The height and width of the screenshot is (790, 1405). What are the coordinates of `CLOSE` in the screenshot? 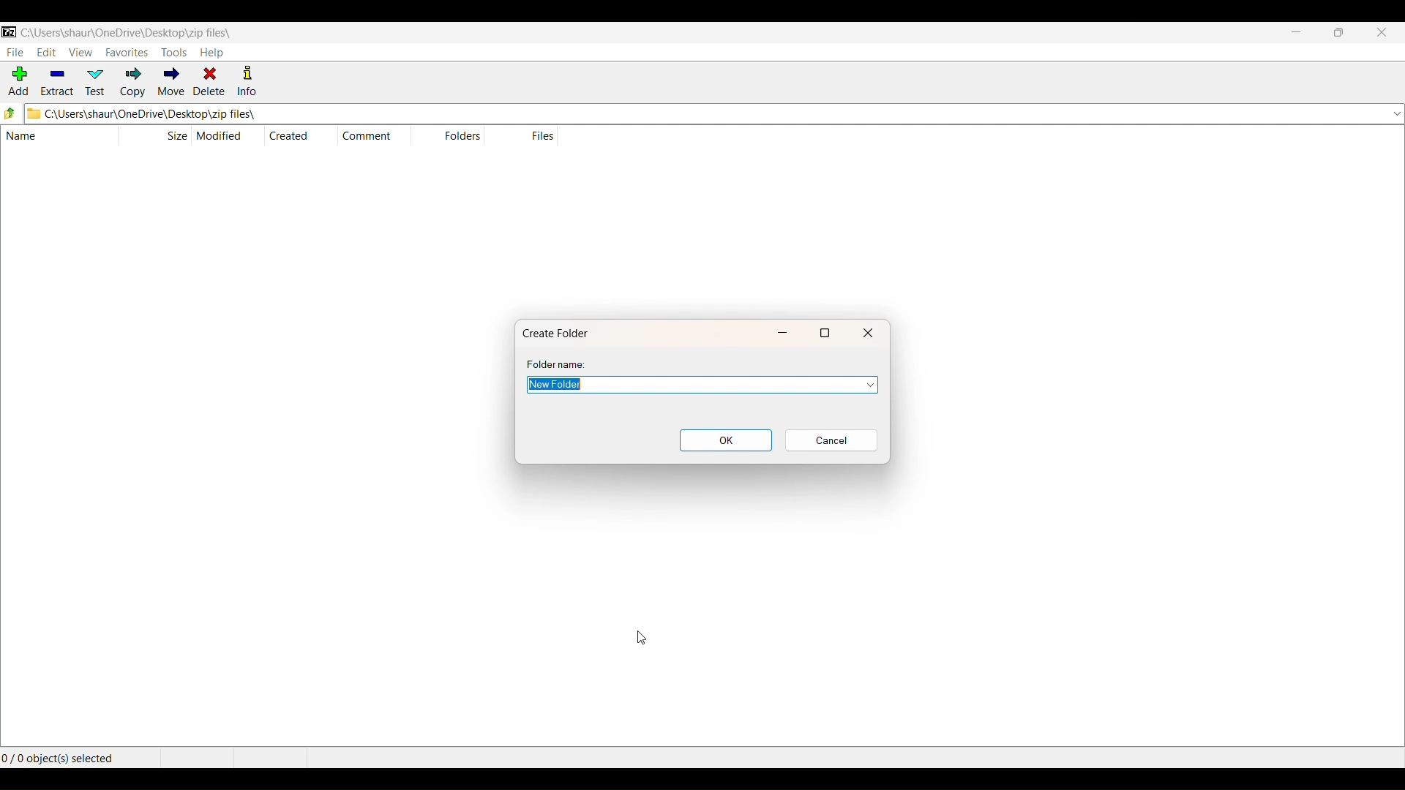 It's located at (1381, 34).